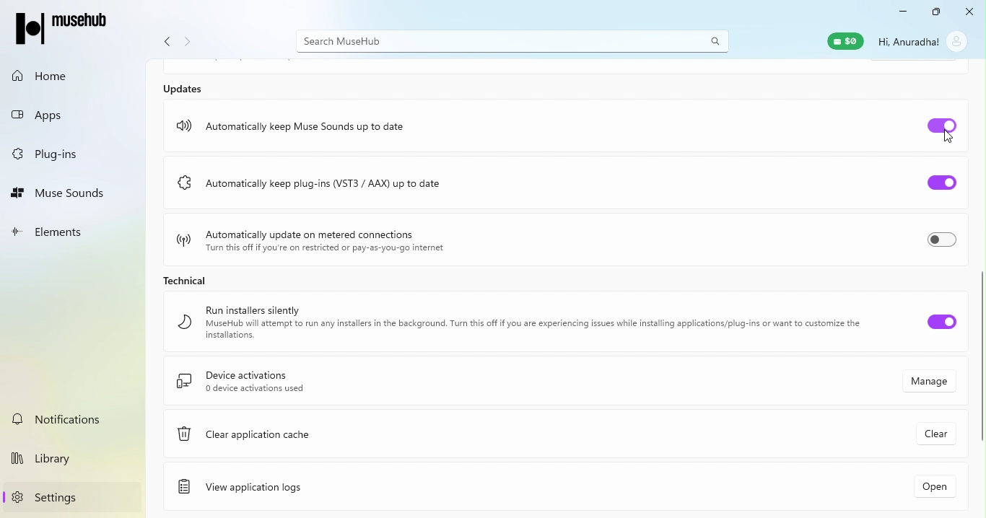  What do you see at coordinates (512, 322) in the screenshot?
I see `Run installer silently` at bounding box center [512, 322].